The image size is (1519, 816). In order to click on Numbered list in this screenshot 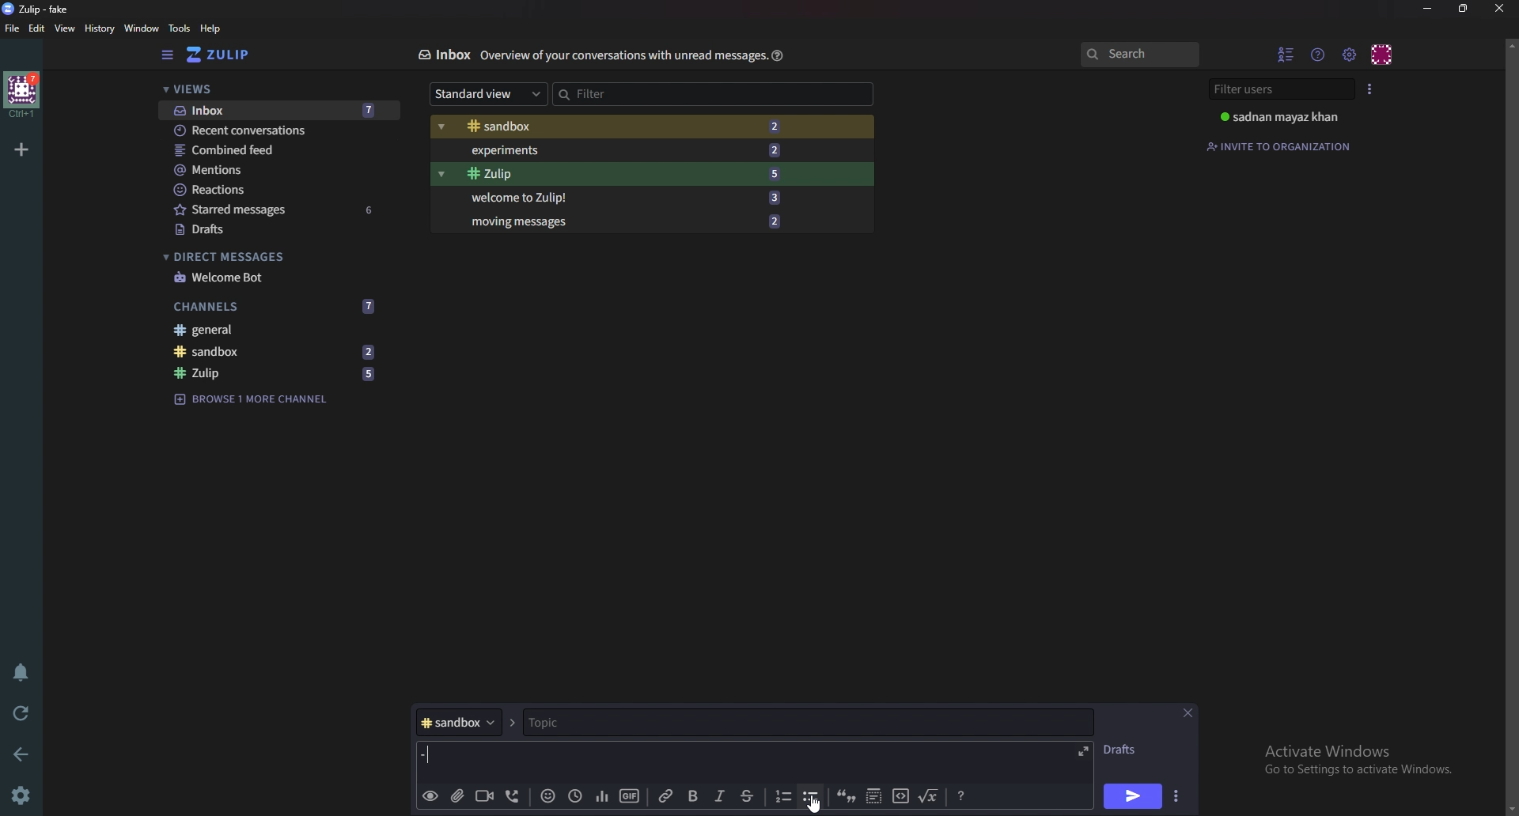, I will do `click(782, 796)`.